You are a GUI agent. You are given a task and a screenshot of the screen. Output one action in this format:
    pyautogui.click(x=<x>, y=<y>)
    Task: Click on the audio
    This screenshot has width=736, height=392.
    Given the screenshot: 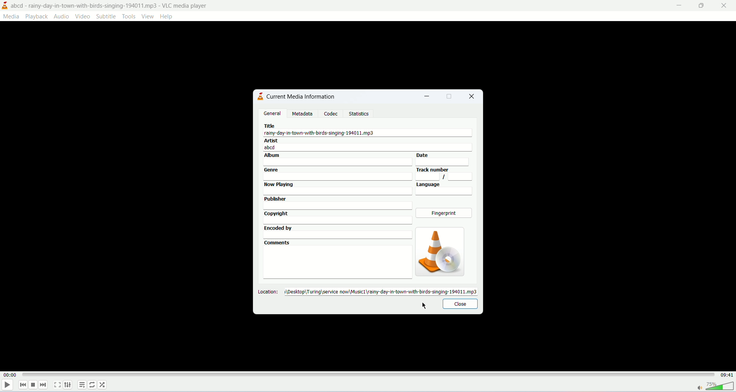 What is the action you would take?
    pyautogui.click(x=62, y=16)
    